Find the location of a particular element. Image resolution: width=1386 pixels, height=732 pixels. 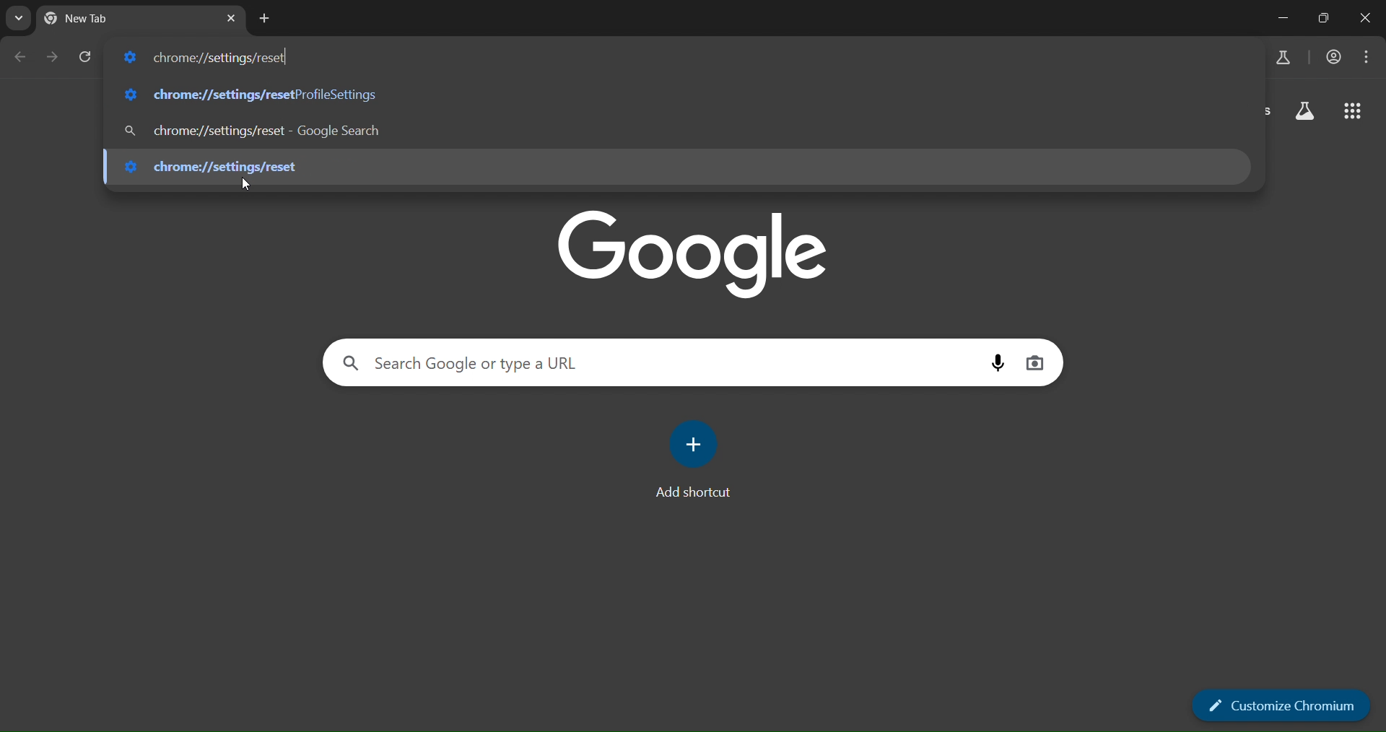

new tab is located at coordinates (265, 18).